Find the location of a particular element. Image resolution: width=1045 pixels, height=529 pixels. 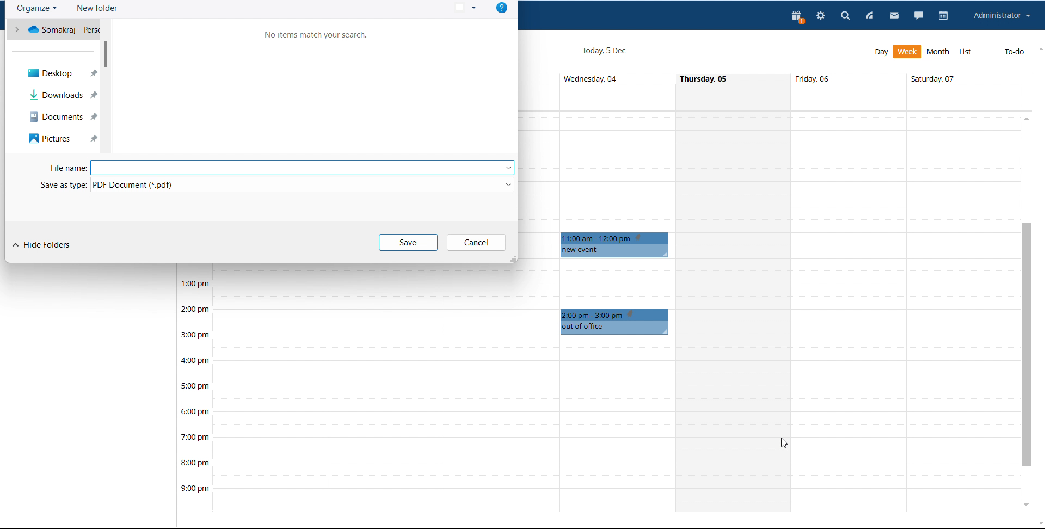

calendar is located at coordinates (945, 16).